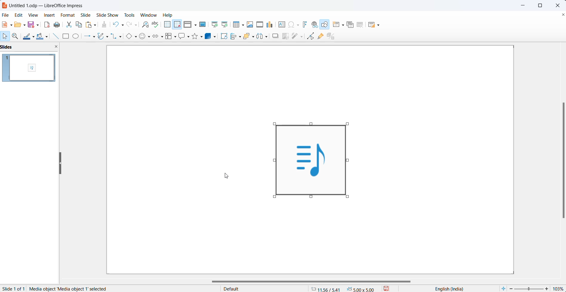 Image resolution: width=566 pixels, height=292 pixels. I want to click on copy, so click(79, 25).